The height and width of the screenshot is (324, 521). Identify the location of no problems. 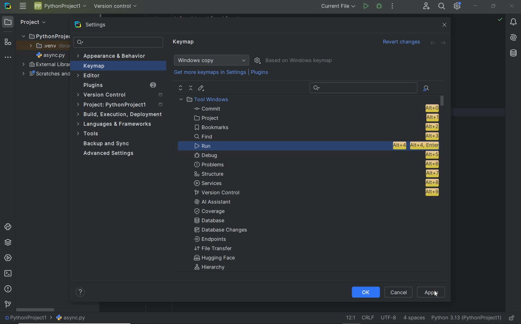
(500, 19).